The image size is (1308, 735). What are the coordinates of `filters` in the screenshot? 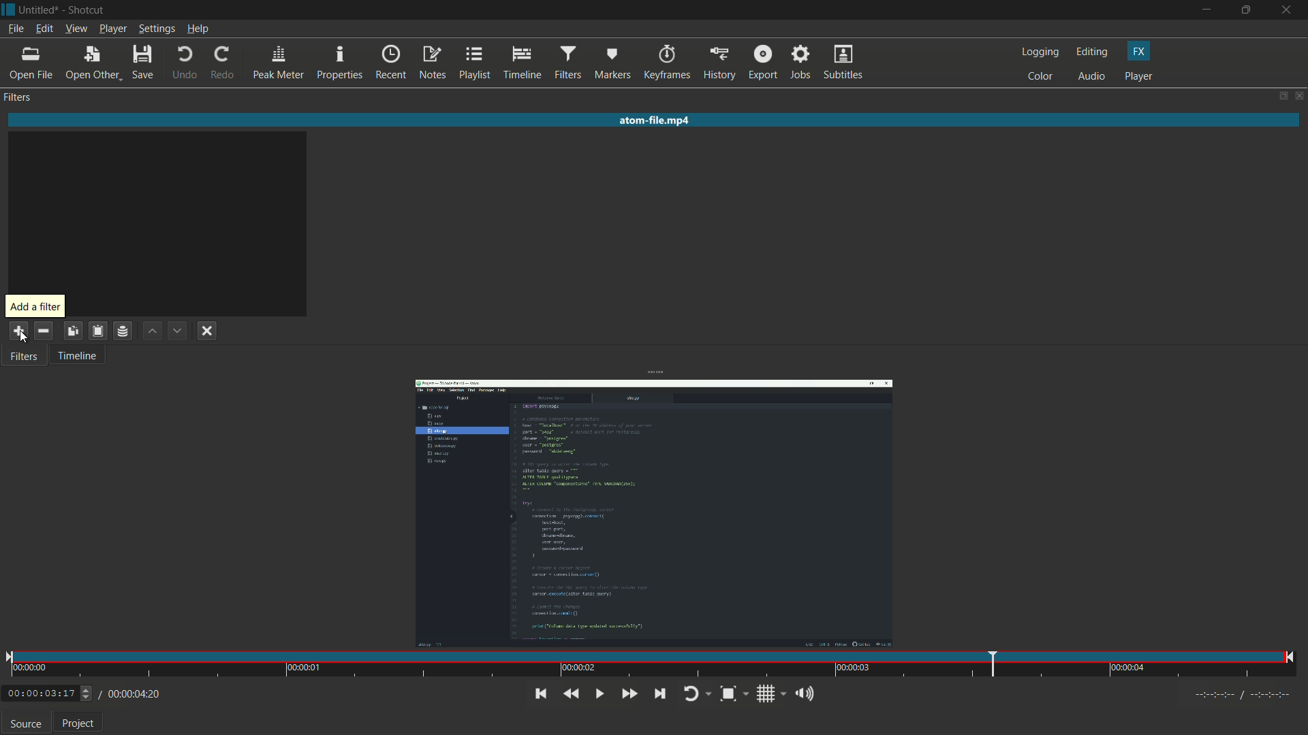 It's located at (569, 63).